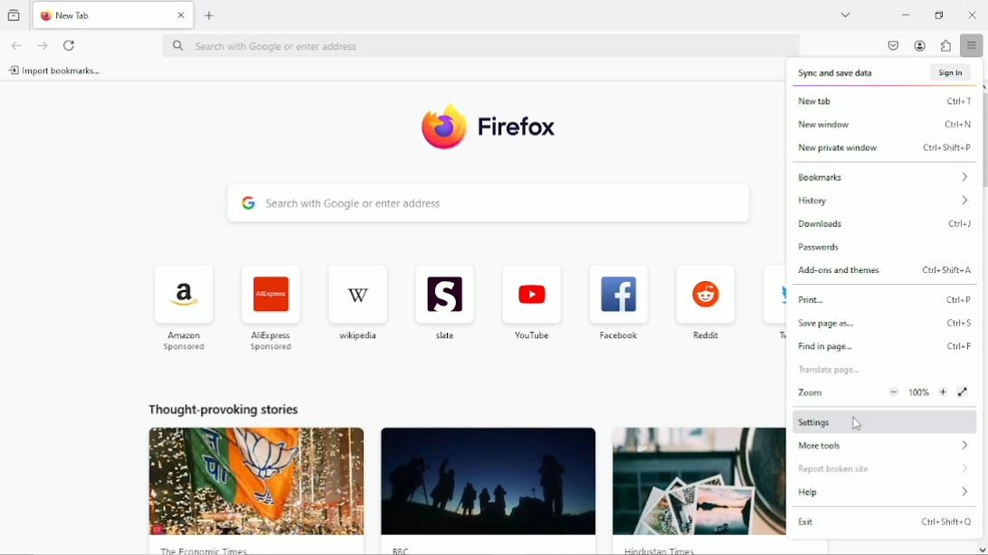  Describe the element at coordinates (940, 13) in the screenshot. I see `restore down` at that location.